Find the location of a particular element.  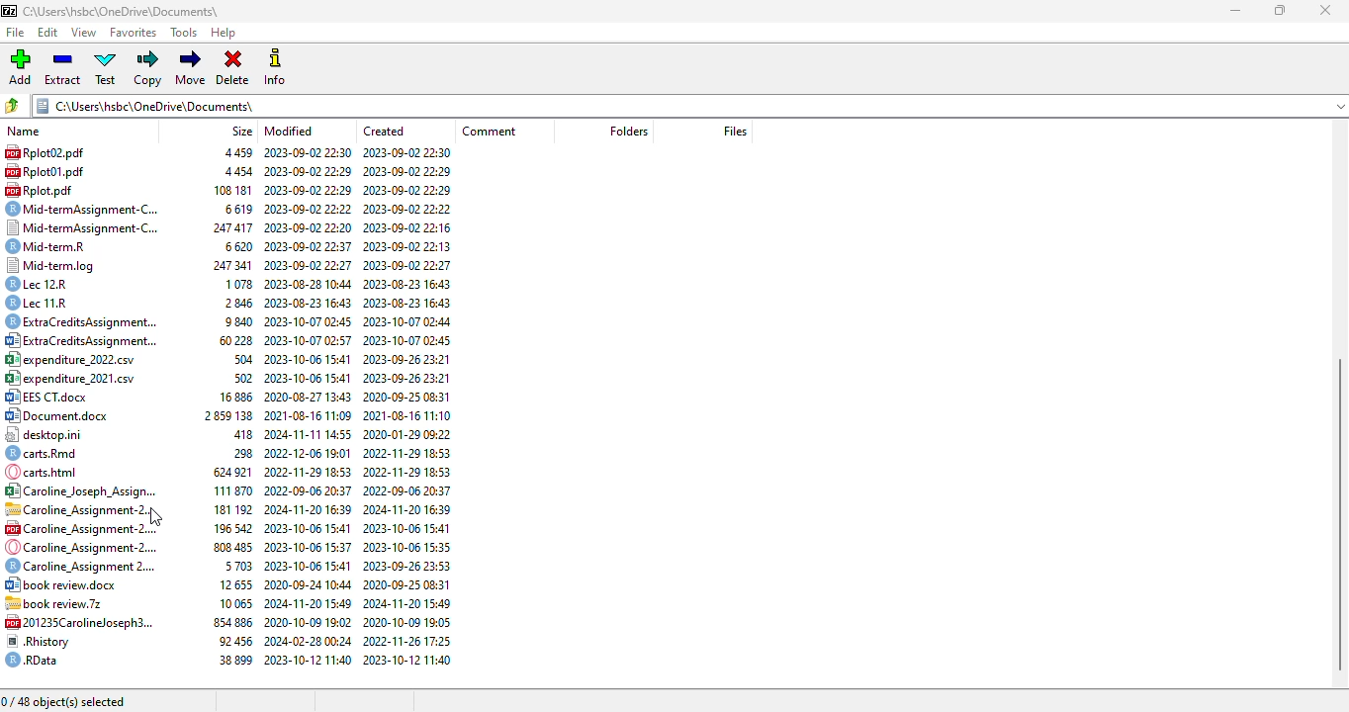

2003-10-06 15:41 is located at coordinates (309, 527).